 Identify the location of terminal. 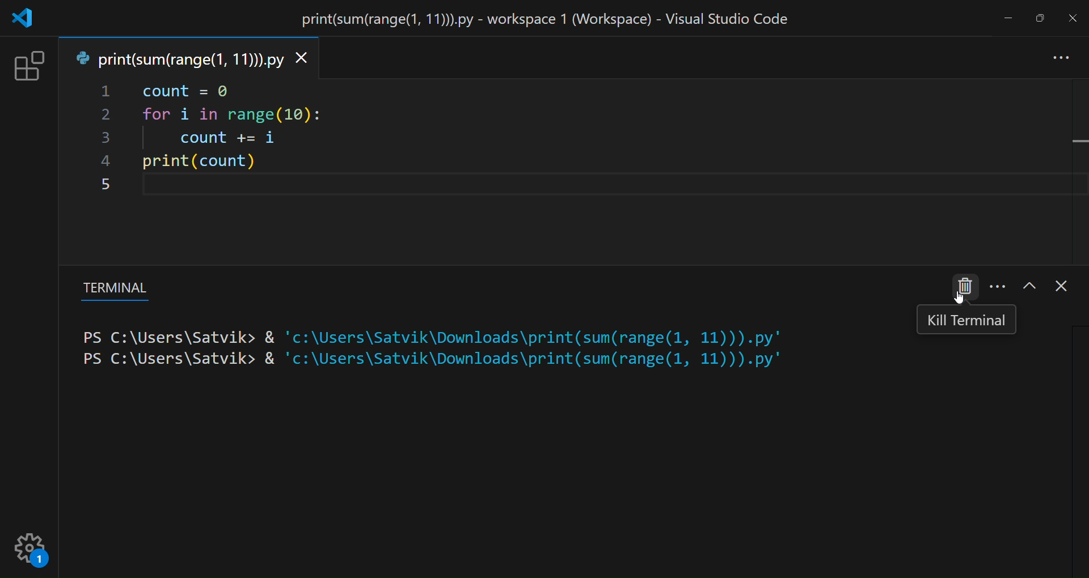
(112, 290).